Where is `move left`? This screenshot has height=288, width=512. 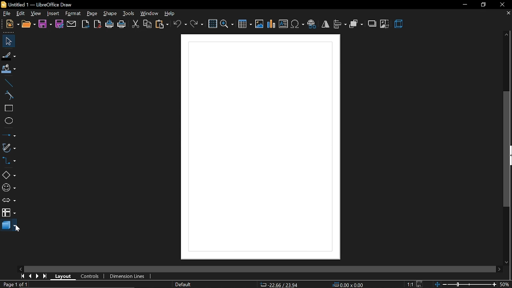 move left is located at coordinates (21, 269).